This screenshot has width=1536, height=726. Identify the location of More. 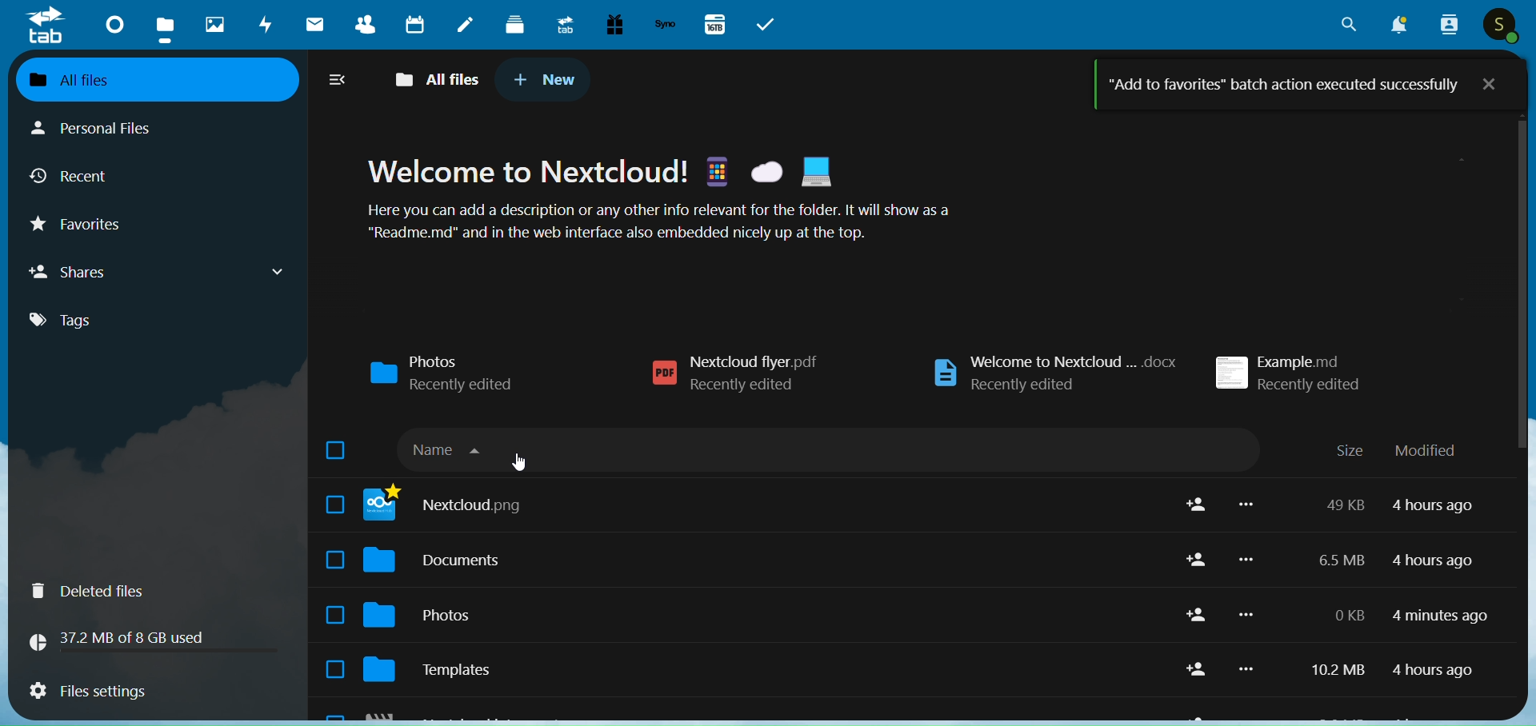
(1246, 615).